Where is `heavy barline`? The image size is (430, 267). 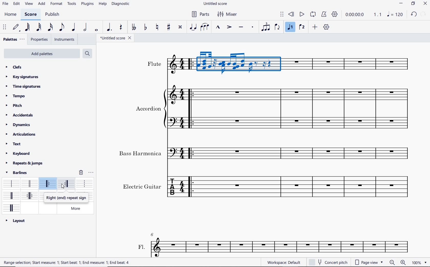
heavy barline is located at coordinates (30, 196).